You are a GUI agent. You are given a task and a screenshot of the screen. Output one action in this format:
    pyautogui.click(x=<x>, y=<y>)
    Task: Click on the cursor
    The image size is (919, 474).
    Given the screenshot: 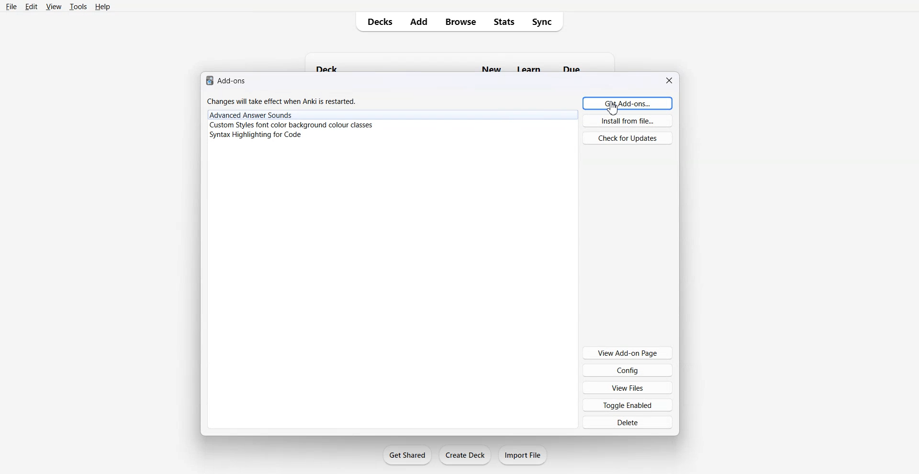 What is the action you would take?
    pyautogui.click(x=615, y=110)
    